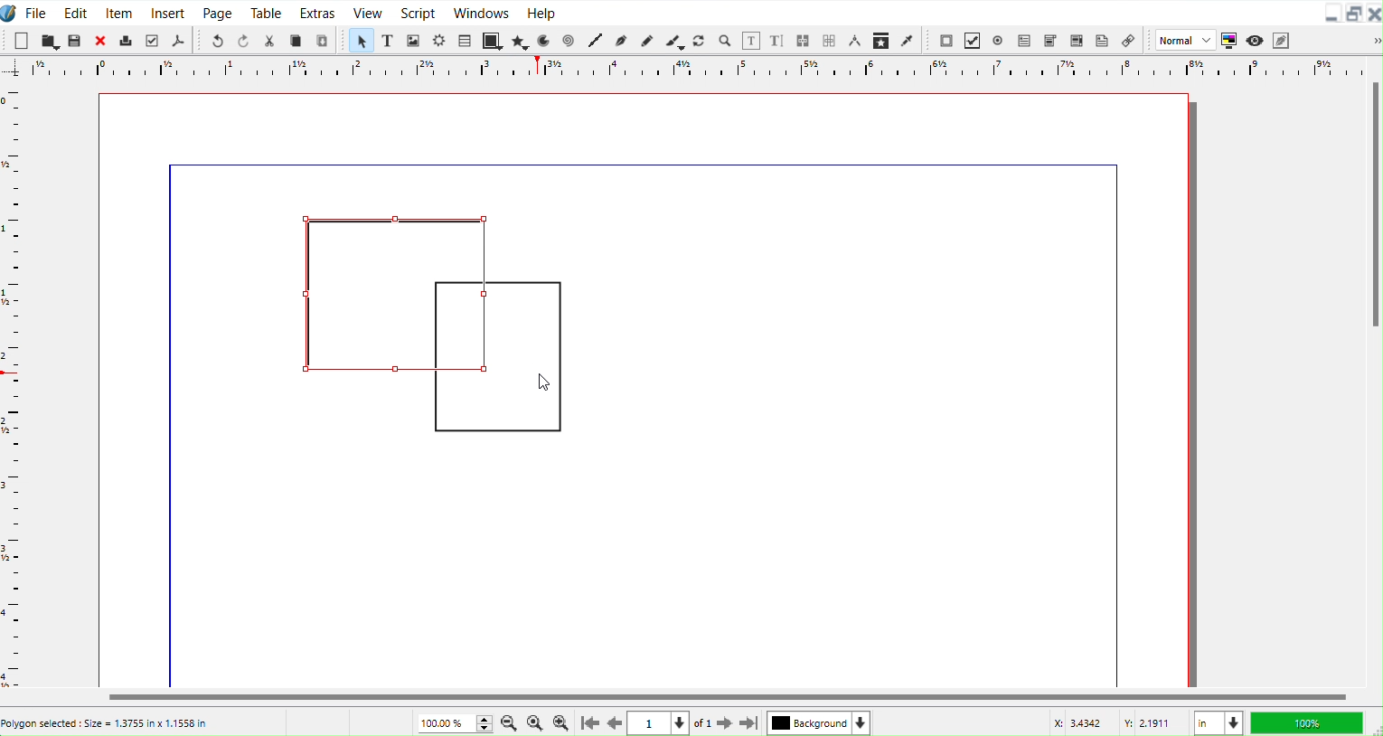  I want to click on Rotate Item, so click(700, 41).